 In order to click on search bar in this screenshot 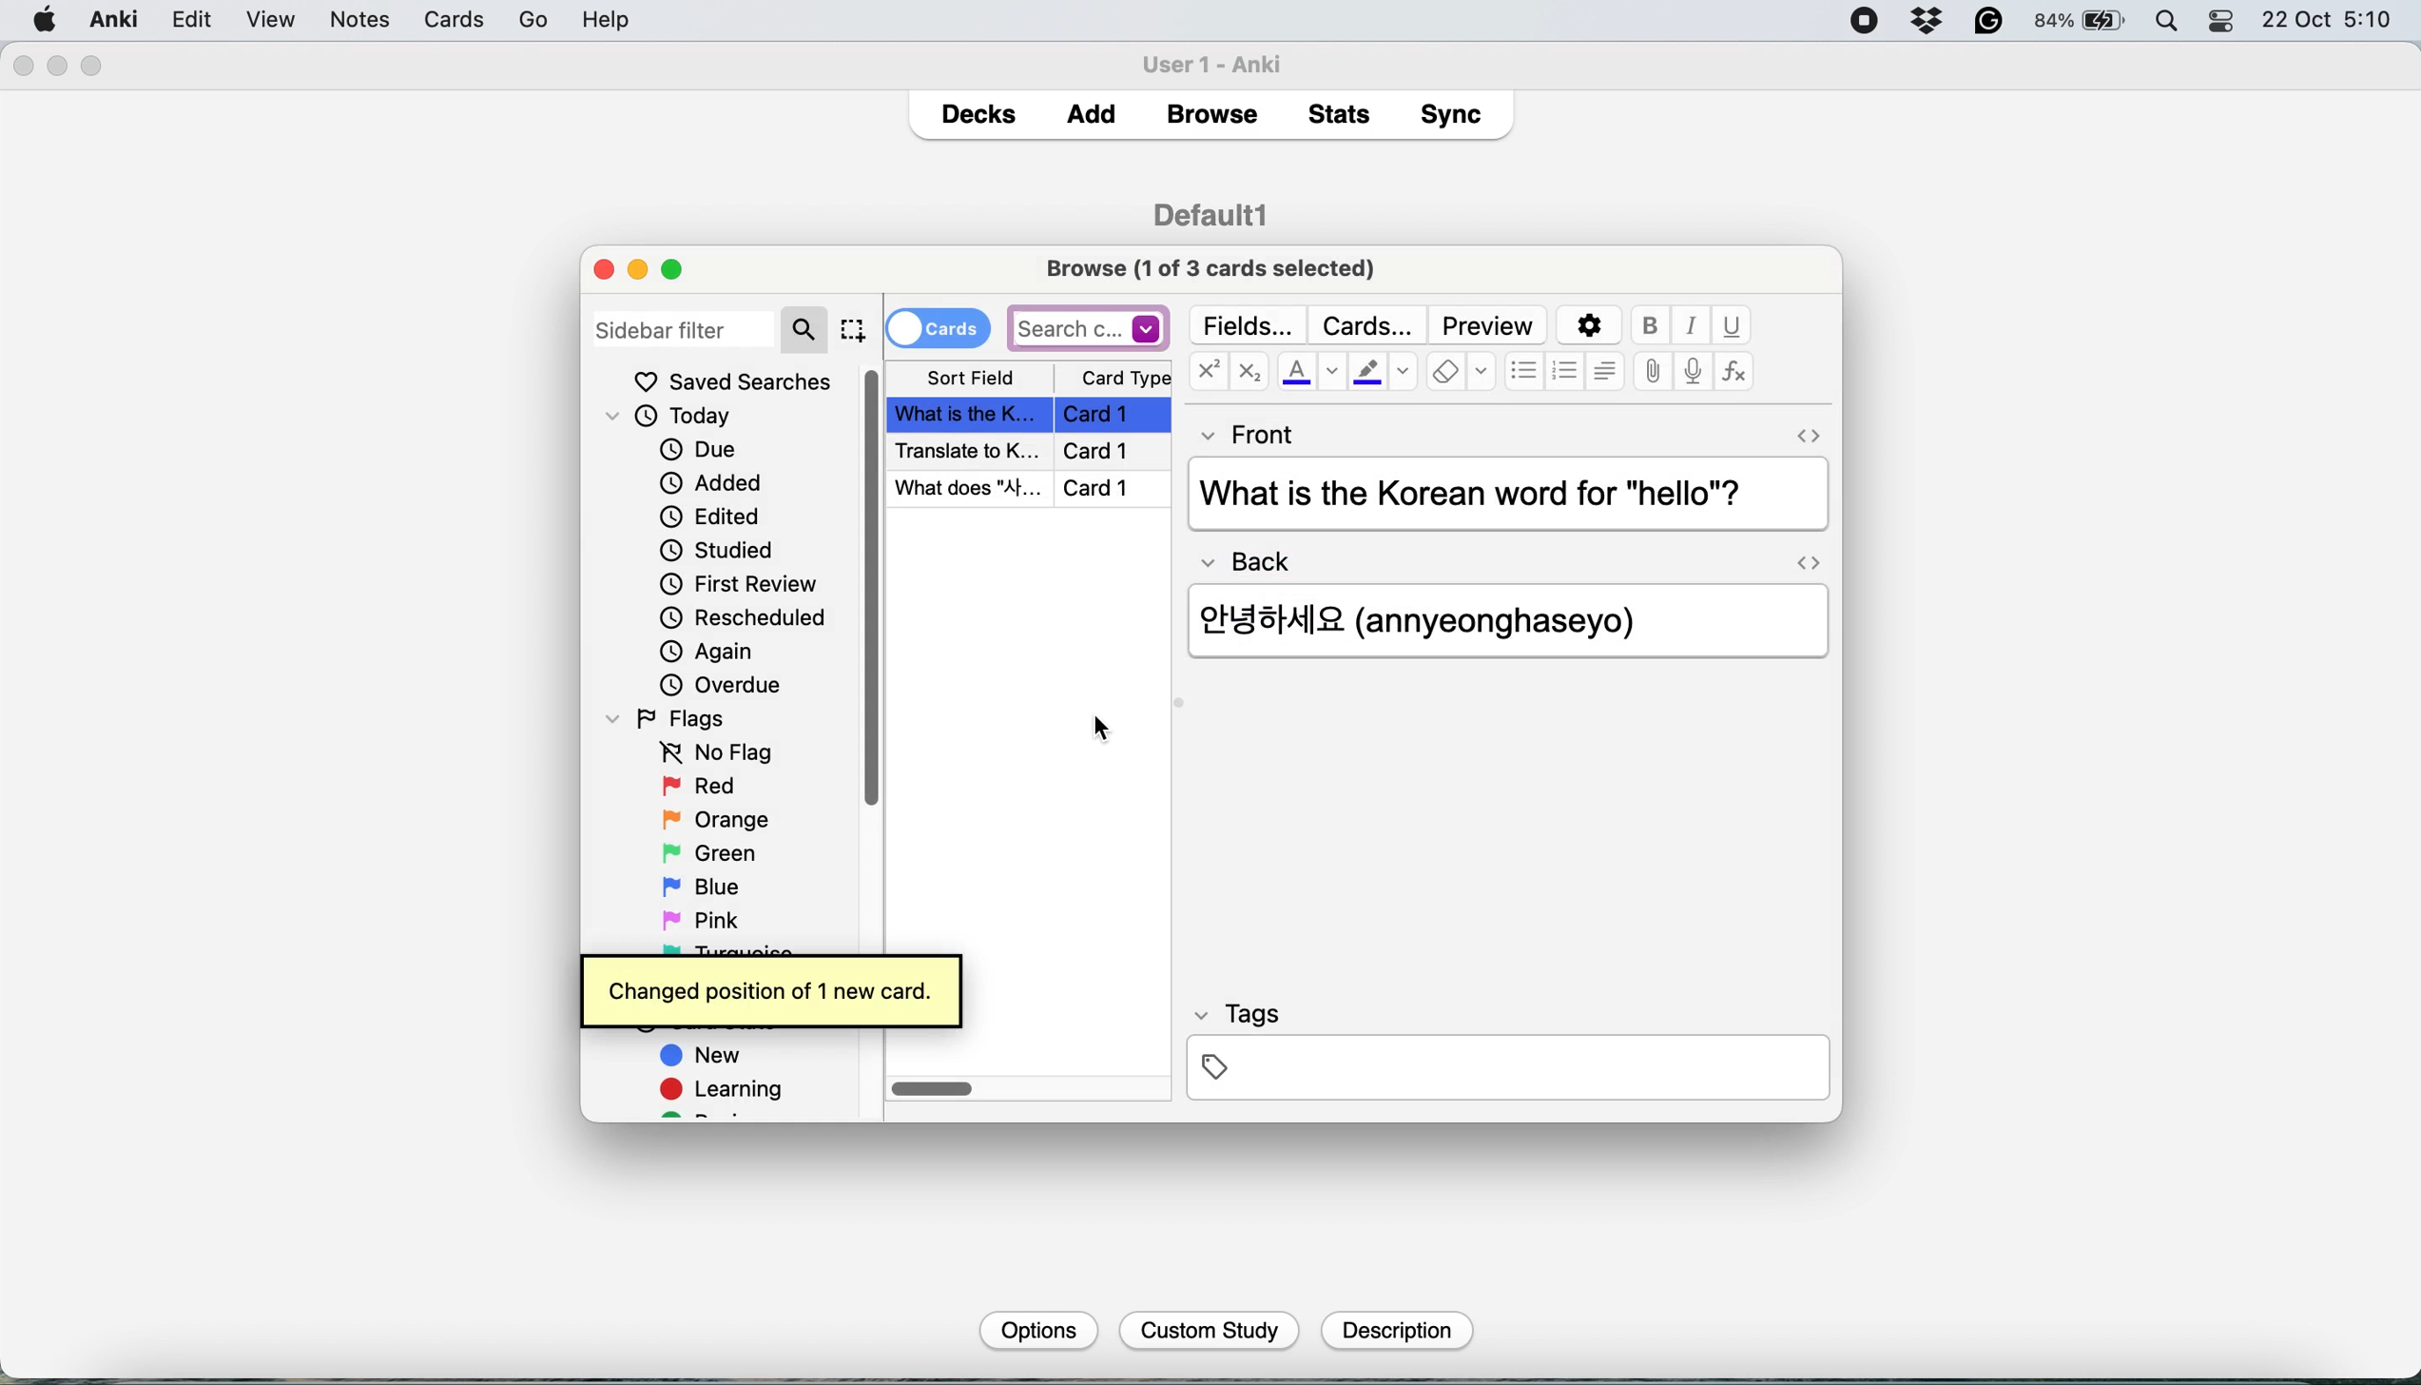, I will do `click(1089, 327)`.